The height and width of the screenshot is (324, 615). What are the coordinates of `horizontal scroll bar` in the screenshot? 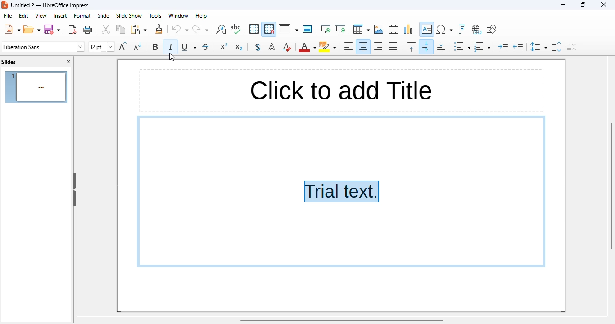 It's located at (342, 320).